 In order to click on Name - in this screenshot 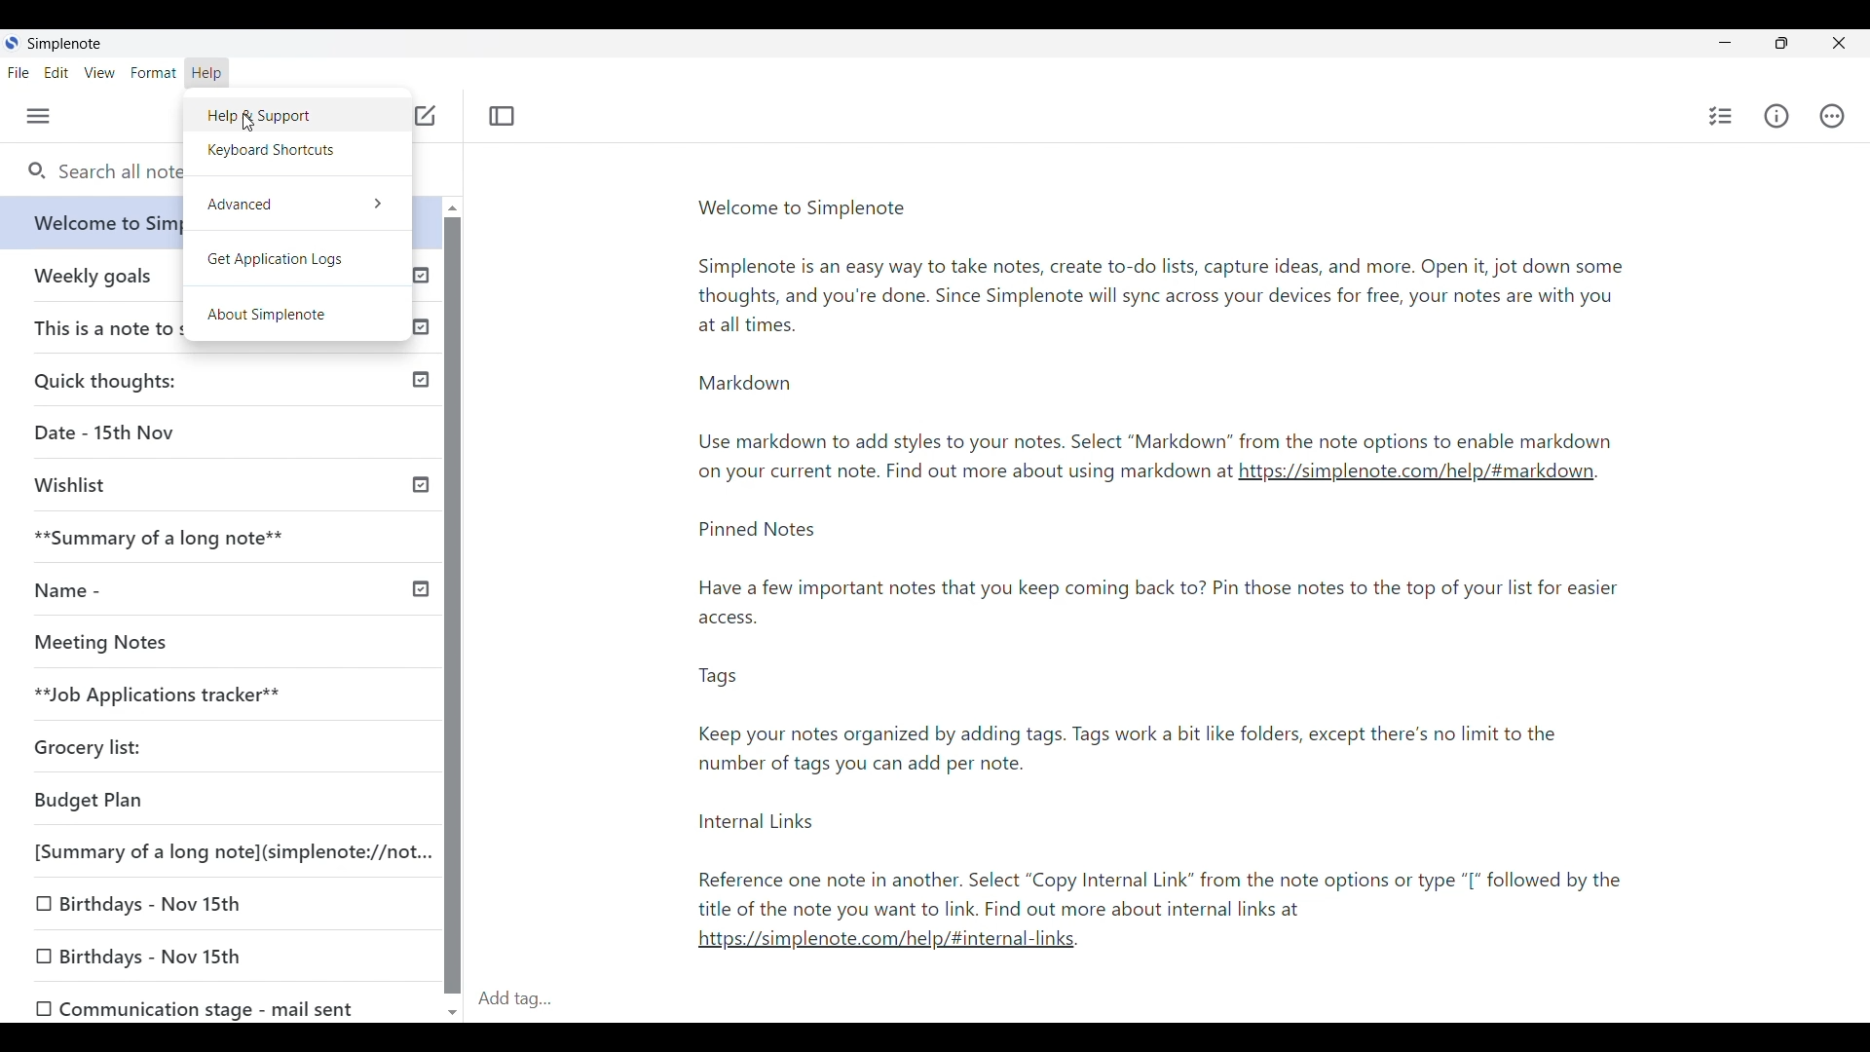, I will do `click(168, 582)`.